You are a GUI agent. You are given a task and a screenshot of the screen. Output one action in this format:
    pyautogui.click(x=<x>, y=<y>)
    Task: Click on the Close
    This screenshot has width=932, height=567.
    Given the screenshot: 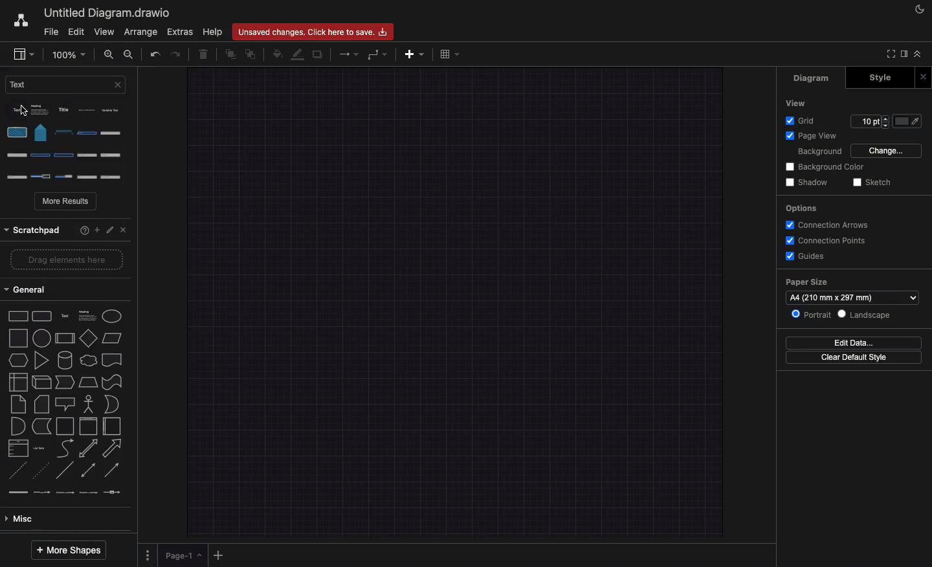 What is the action you would take?
    pyautogui.click(x=923, y=78)
    